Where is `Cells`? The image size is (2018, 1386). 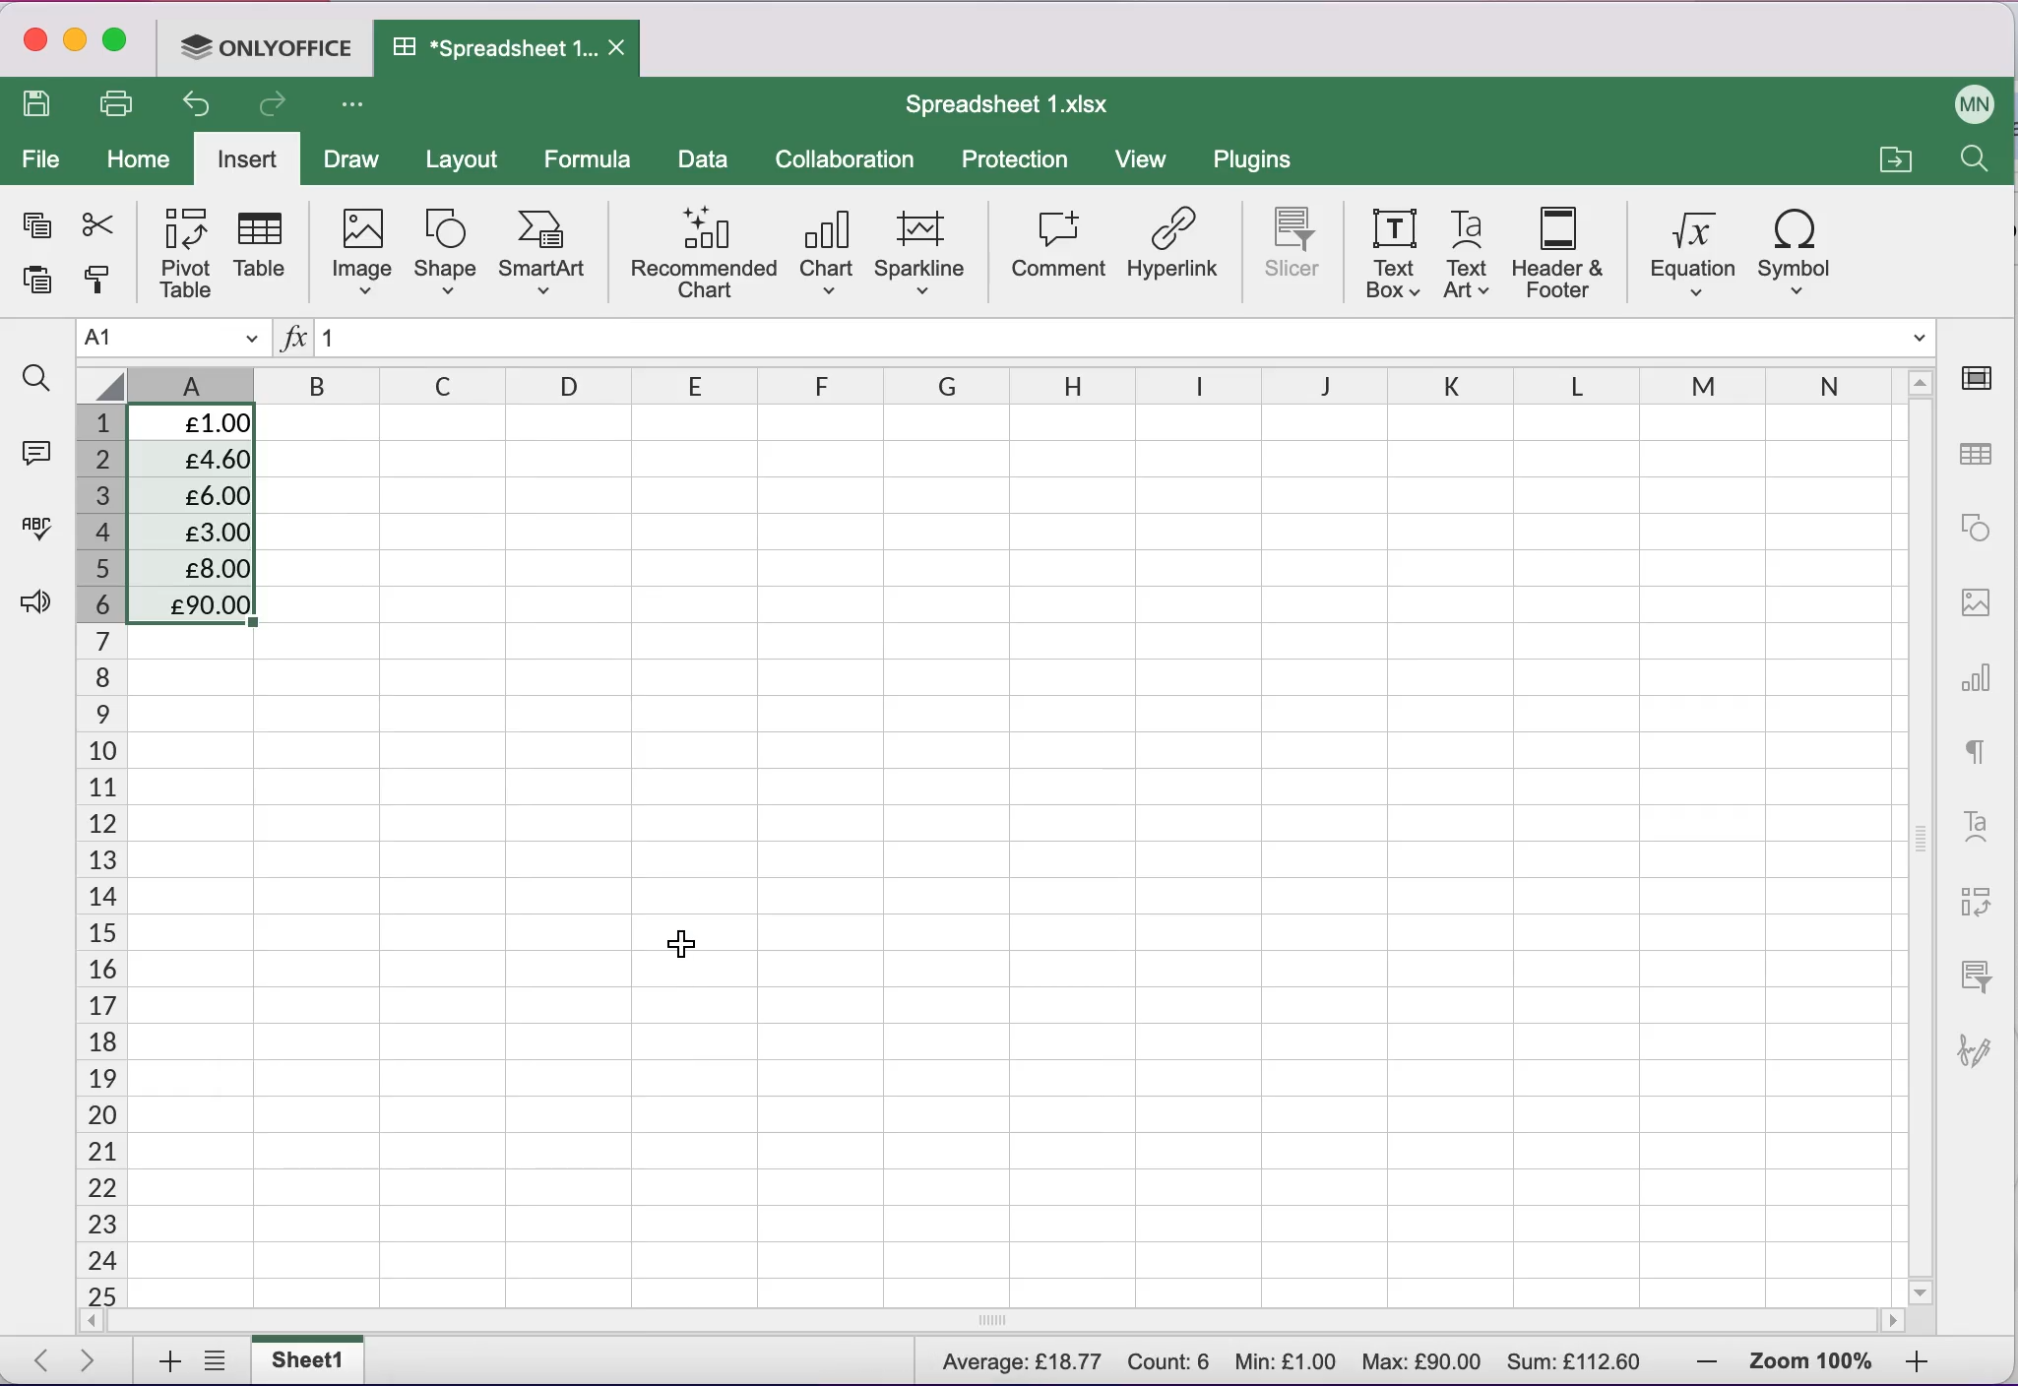 Cells is located at coordinates (1089, 846).